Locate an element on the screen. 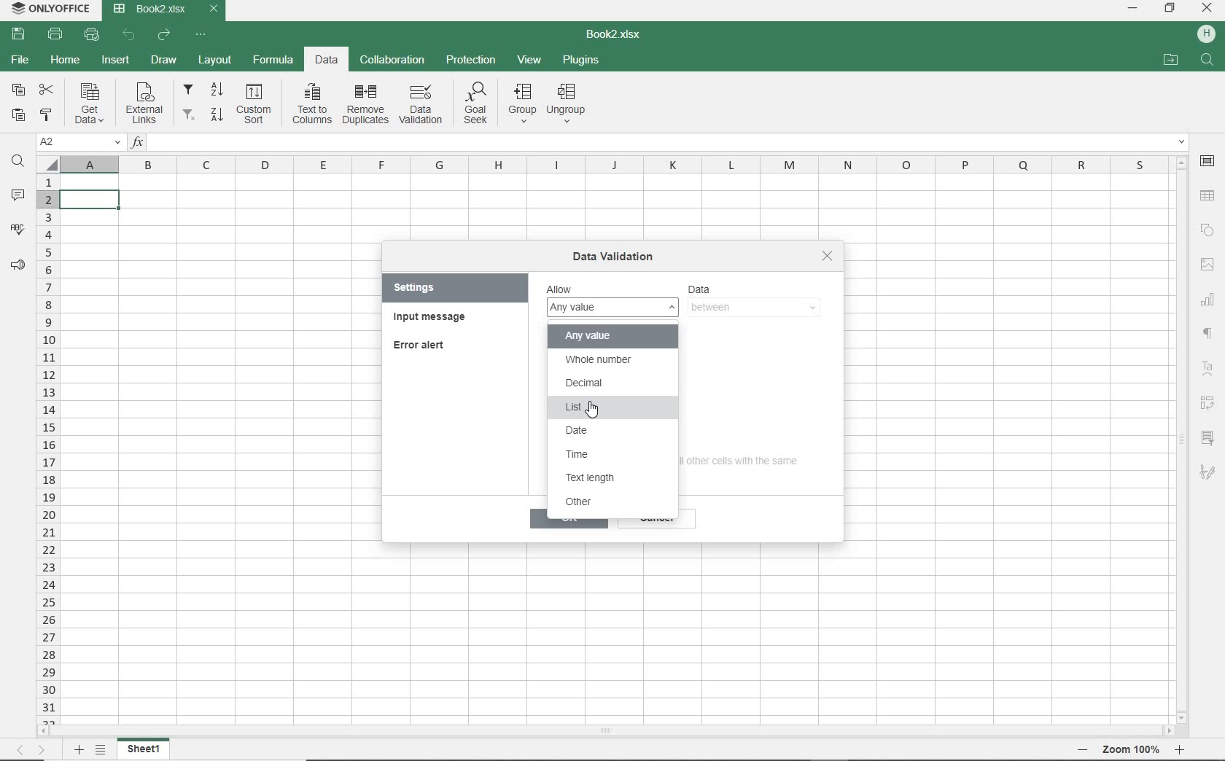 The image size is (1225, 761). SELECTED cell is located at coordinates (91, 199).